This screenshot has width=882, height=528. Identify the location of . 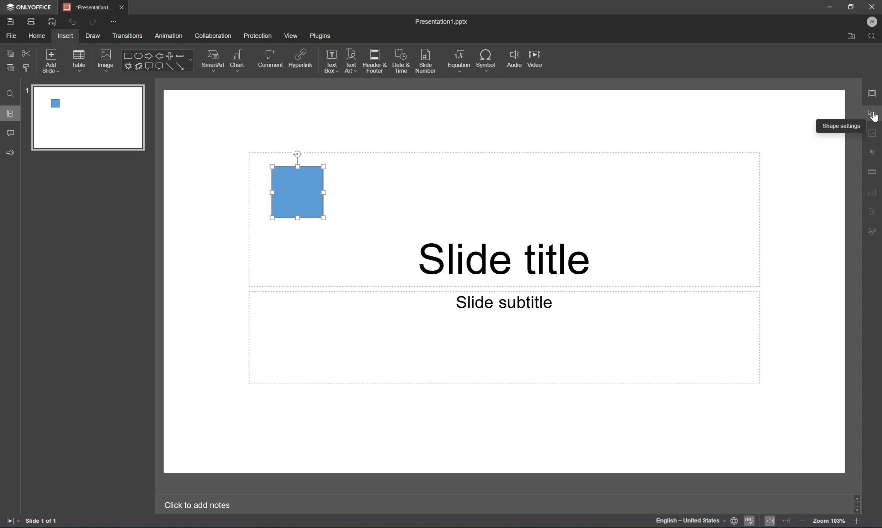
(159, 67).